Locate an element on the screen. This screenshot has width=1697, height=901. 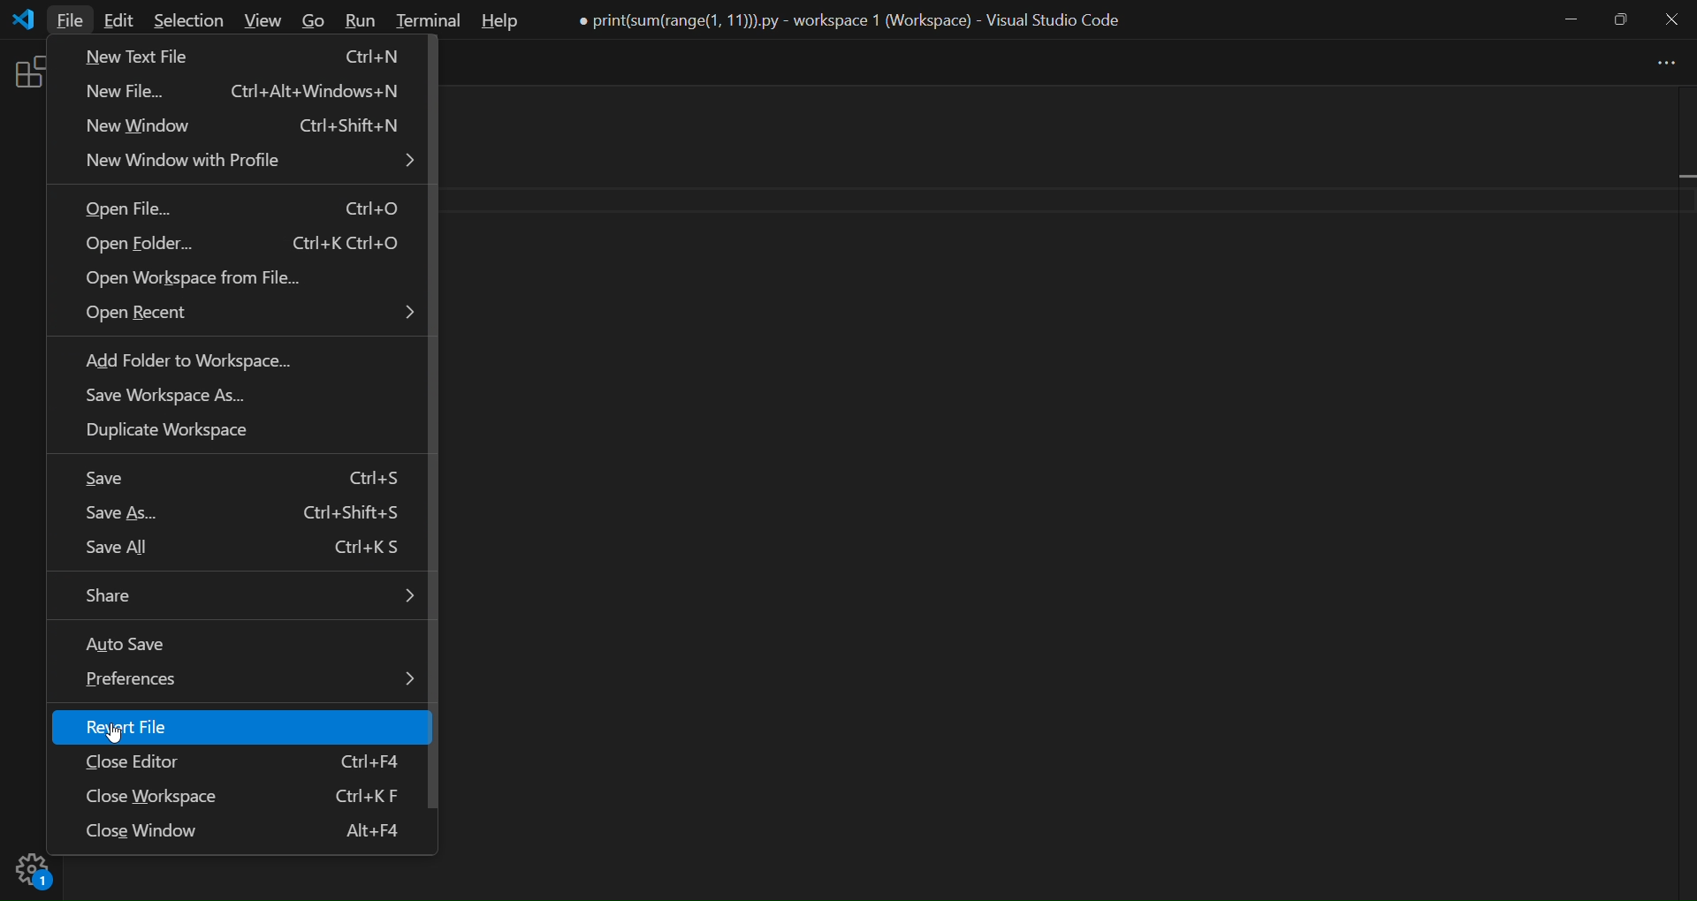
new text file is located at coordinates (244, 56).